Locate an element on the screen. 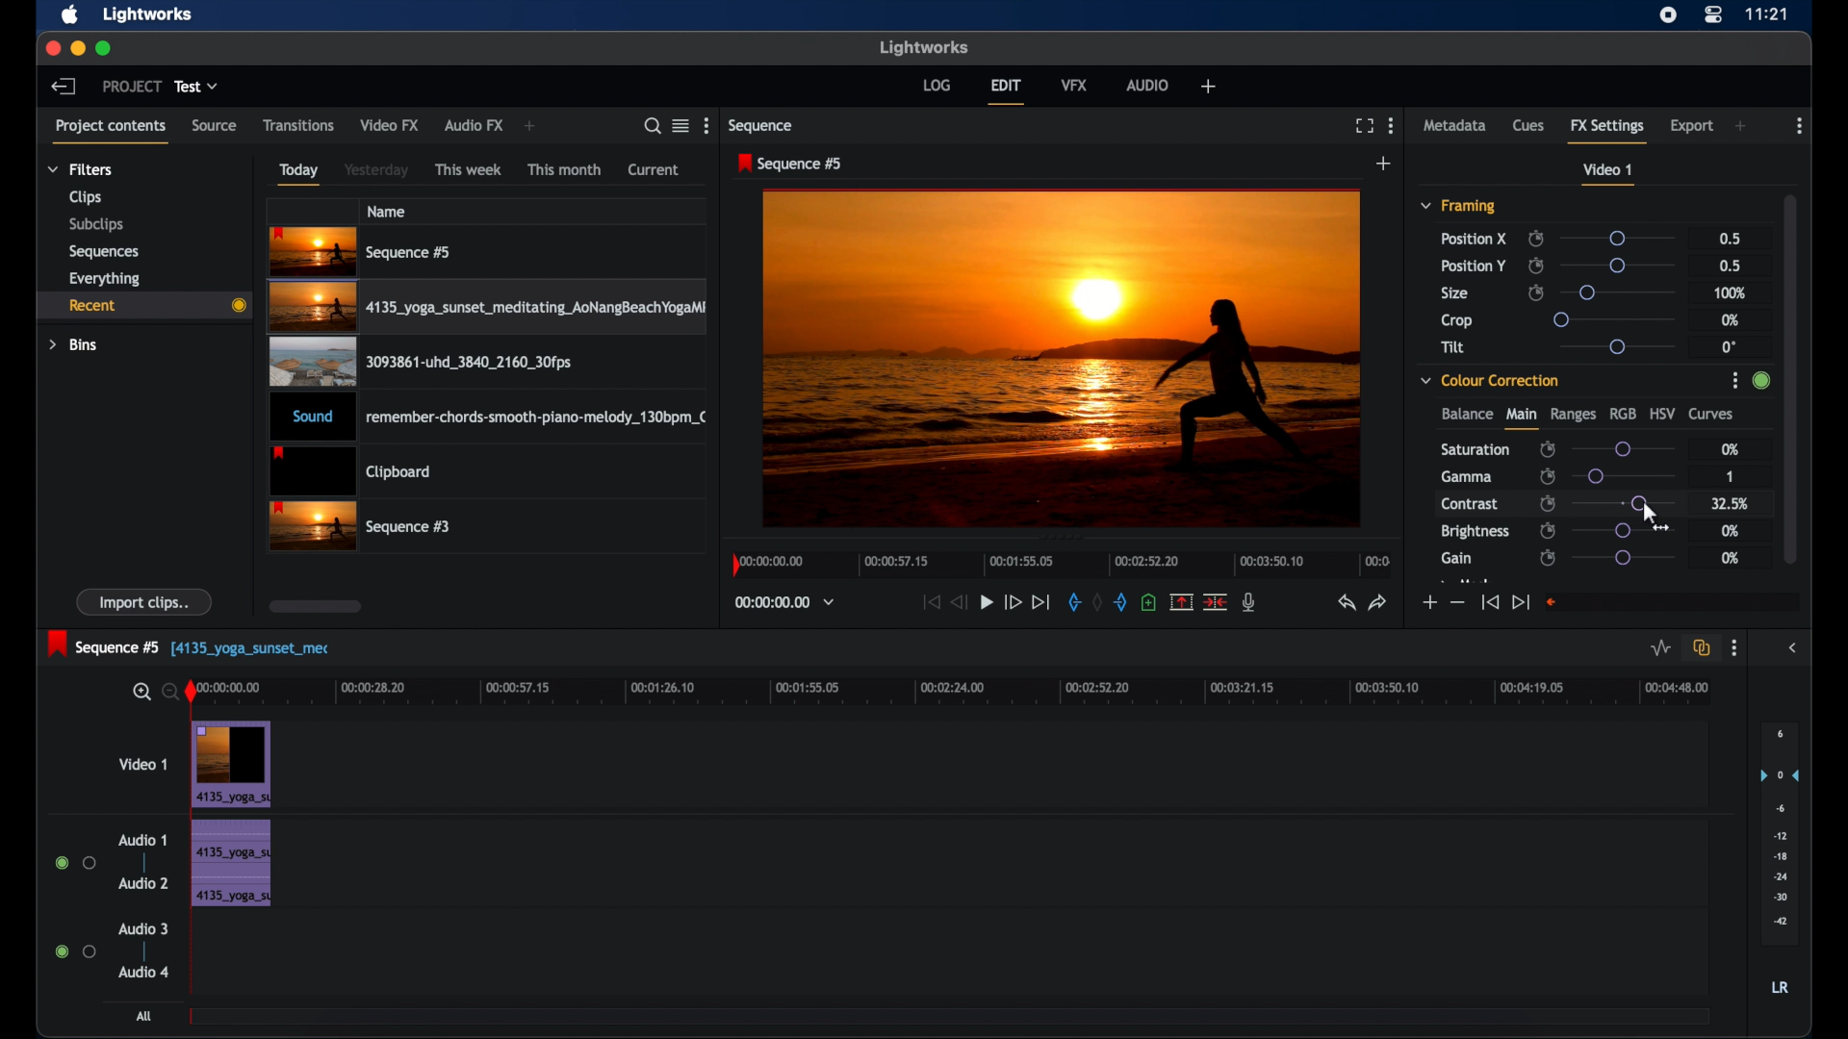  audio 3 is located at coordinates (144, 929).